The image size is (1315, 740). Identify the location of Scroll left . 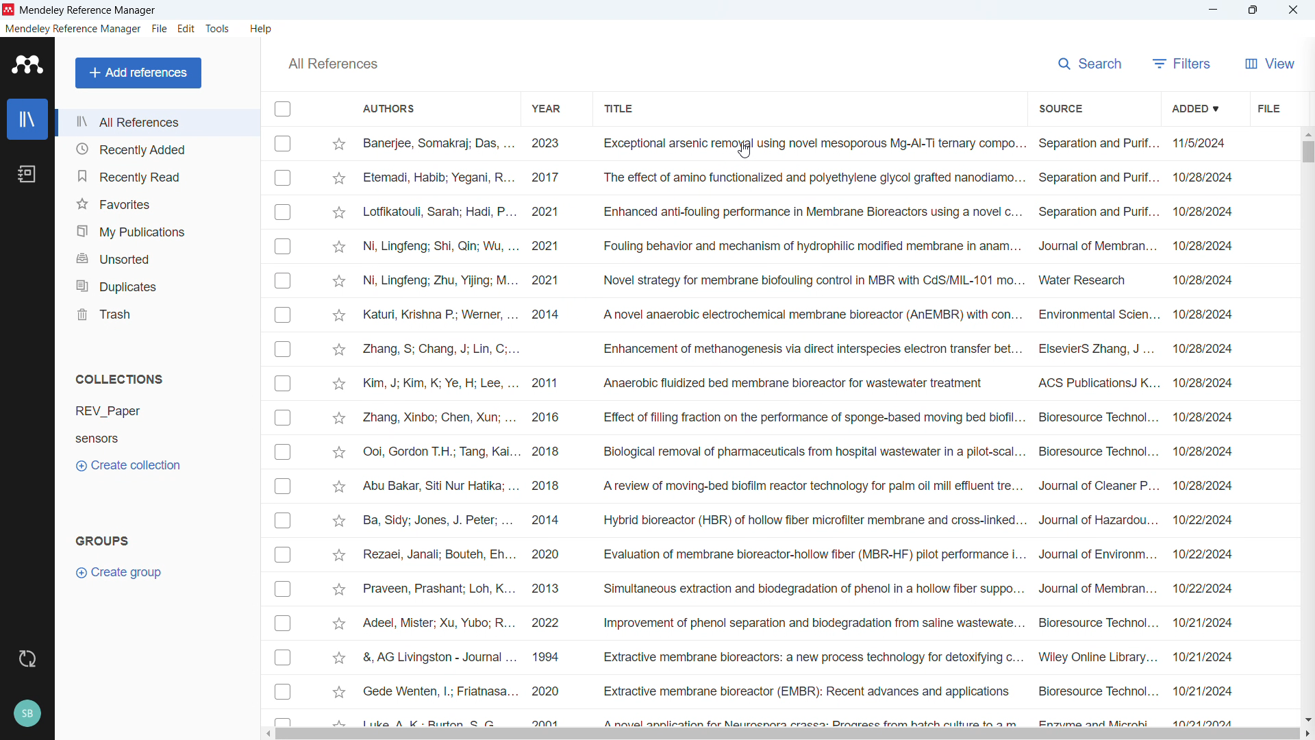
(266, 735).